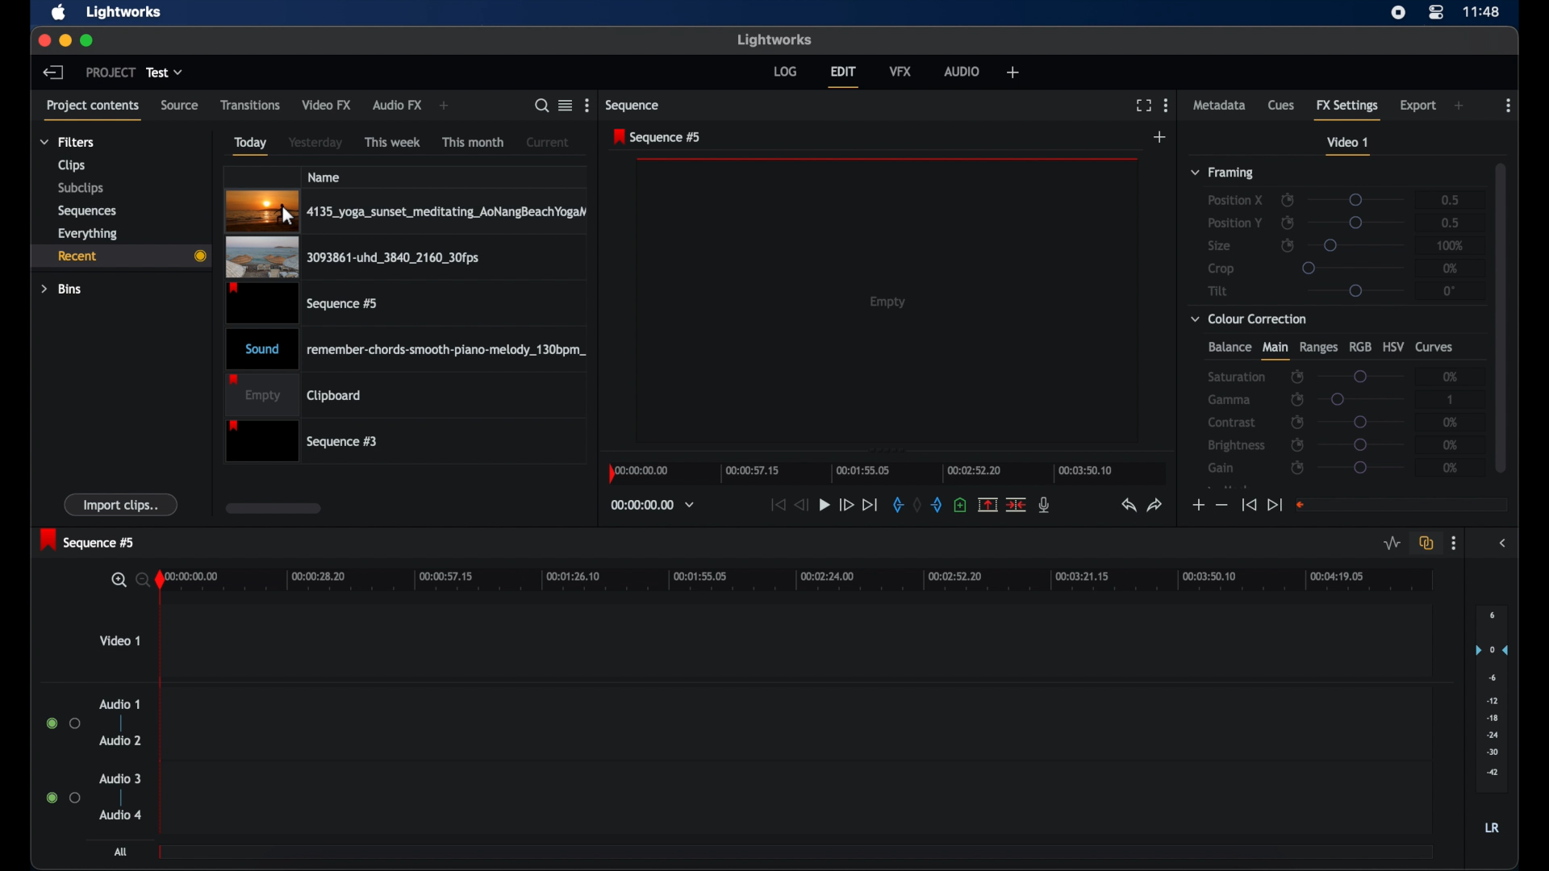 The image size is (1549, 871). What do you see at coordinates (1250, 318) in the screenshot?
I see `color correction` at bounding box center [1250, 318].